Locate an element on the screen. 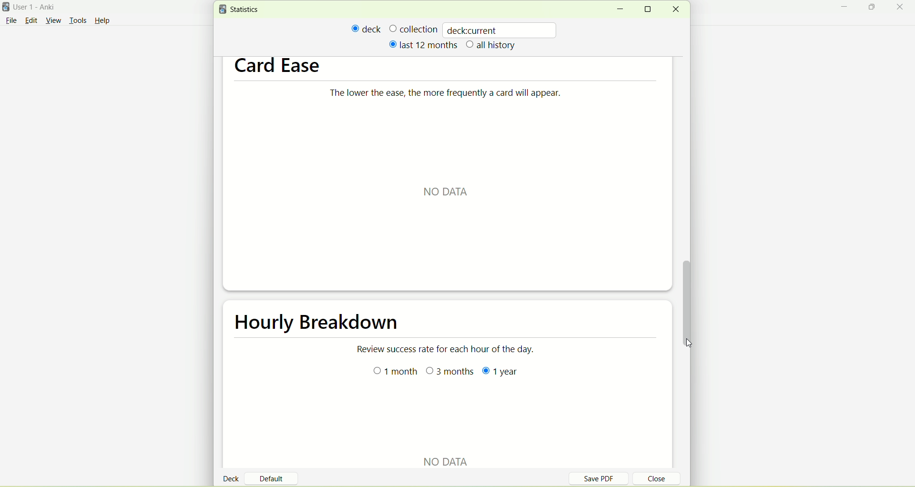 The height and width of the screenshot is (487, 915). 3 months is located at coordinates (449, 373).